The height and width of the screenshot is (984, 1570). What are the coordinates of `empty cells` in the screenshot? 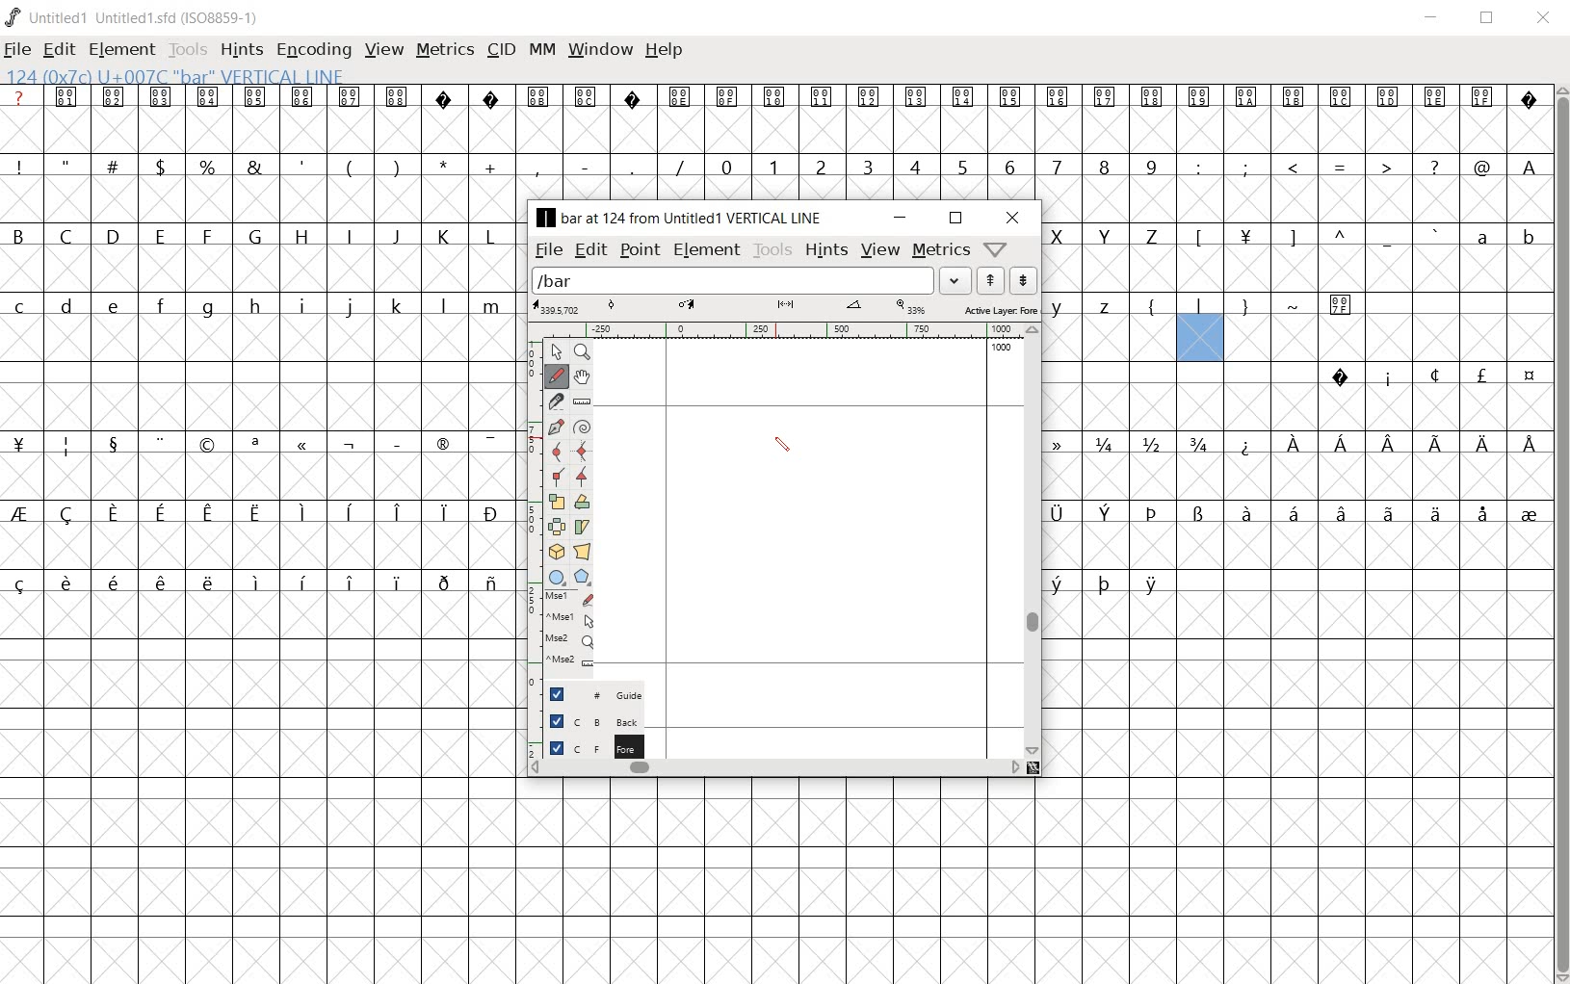 It's located at (1033, 878).